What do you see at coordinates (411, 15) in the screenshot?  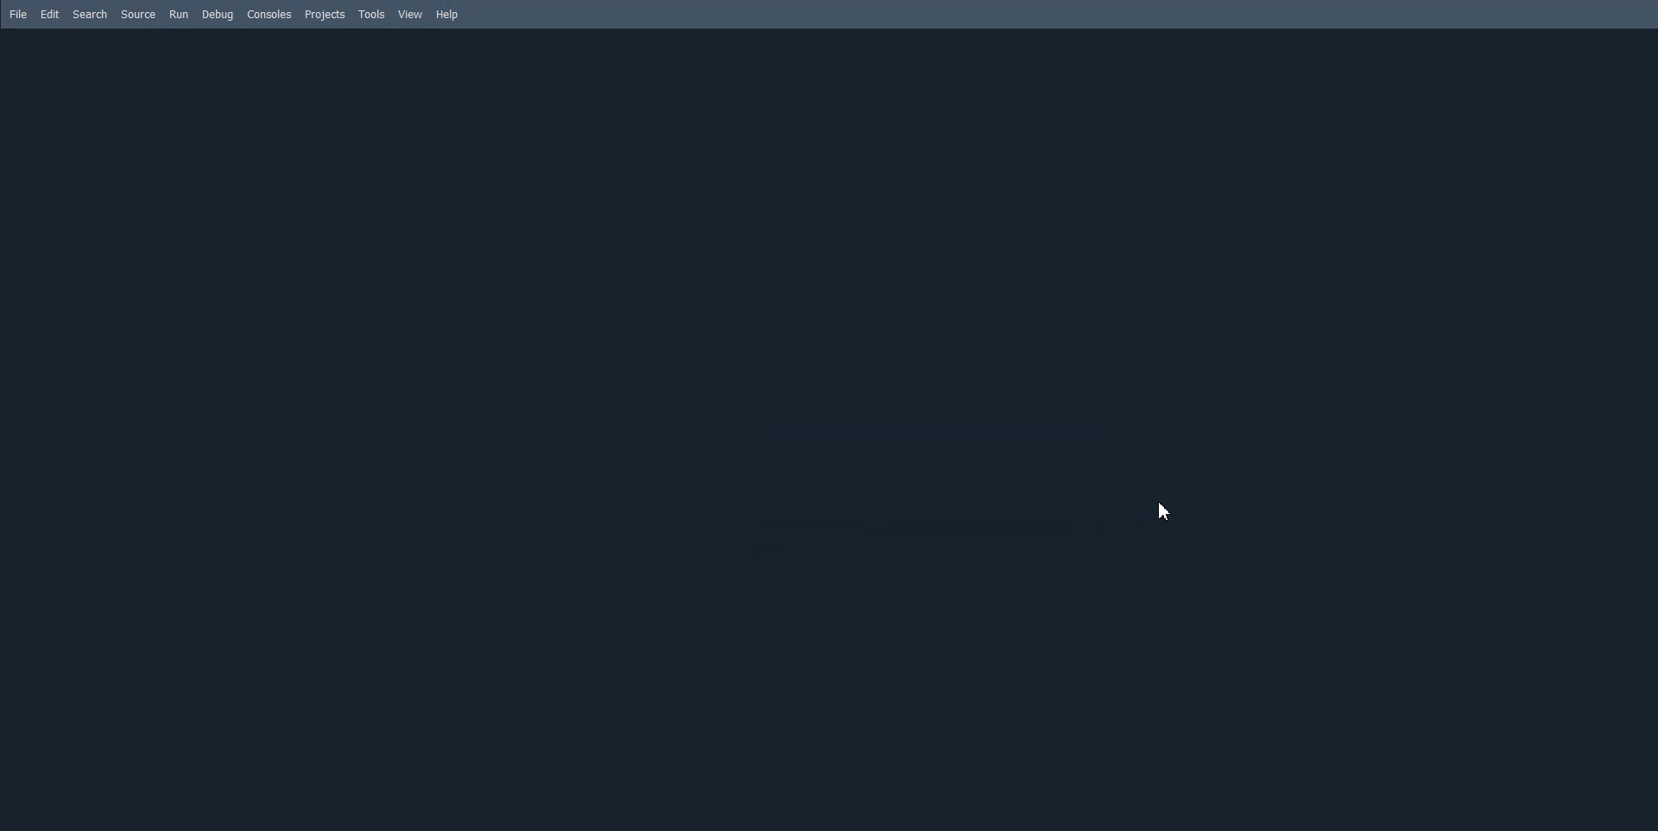 I see `View` at bounding box center [411, 15].